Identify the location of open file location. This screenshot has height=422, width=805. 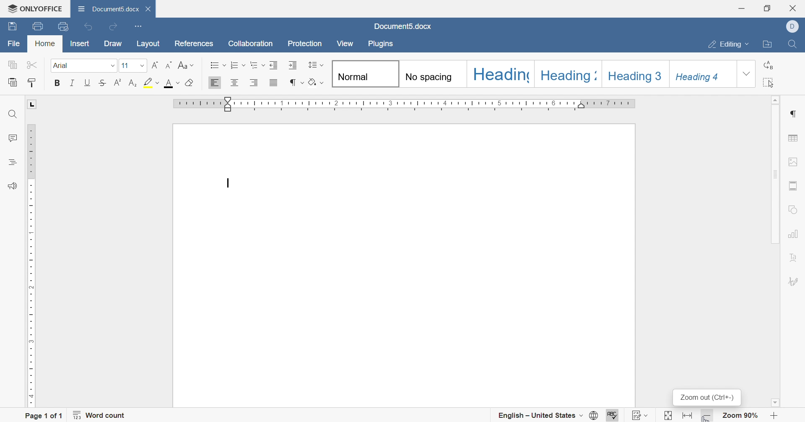
(766, 43).